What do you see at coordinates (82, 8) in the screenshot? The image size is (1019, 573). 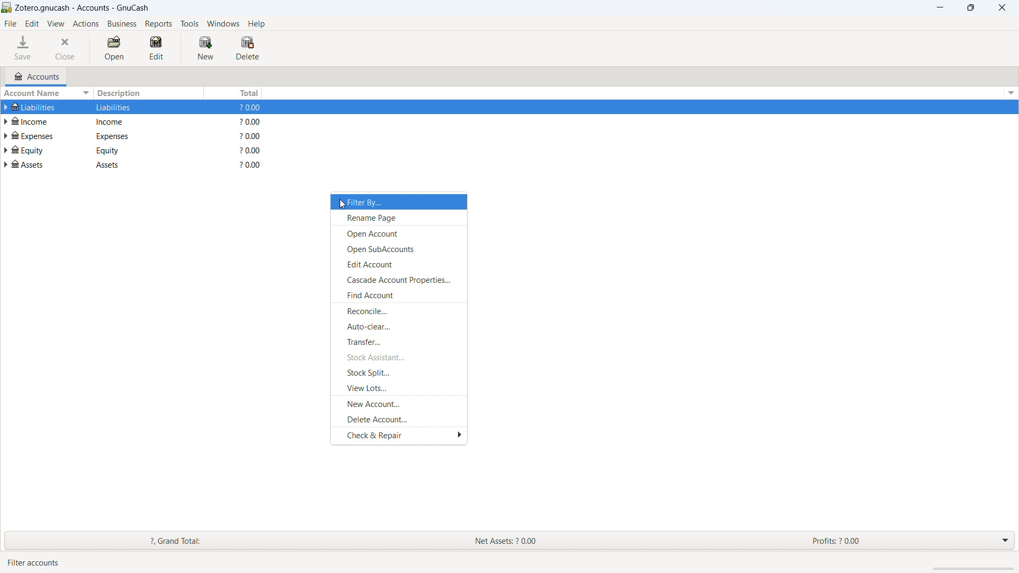 I see `title` at bounding box center [82, 8].